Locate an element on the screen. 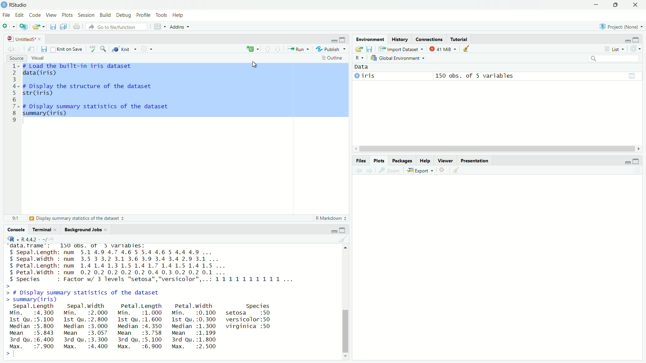 This screenshot has height=363, width=646. Hide is located at coordinates (627, 161).